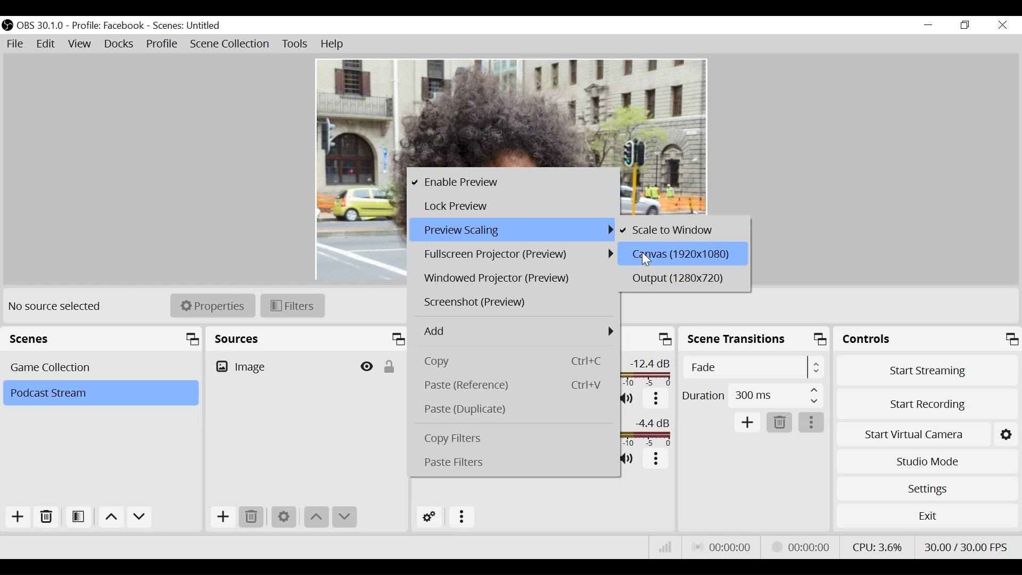  I want to click on Add, so click(223, 517).